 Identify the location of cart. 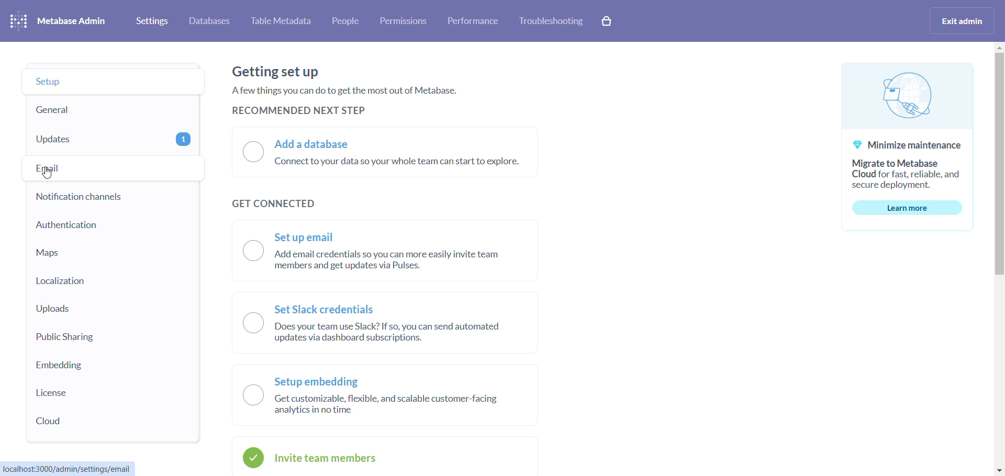
(611, 22).